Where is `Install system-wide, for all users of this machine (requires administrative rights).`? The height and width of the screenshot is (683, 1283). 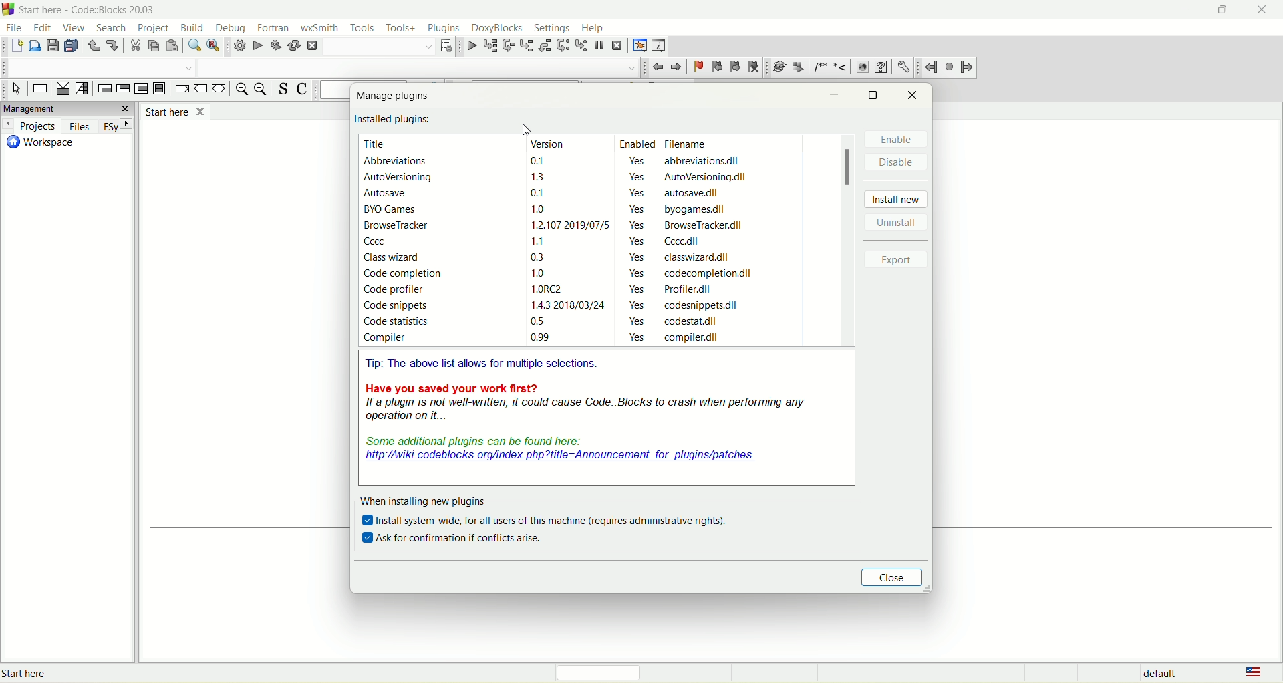 Install system-wide, for all users of this machine (requires administrative rights). is located at coordinates (545, 521).